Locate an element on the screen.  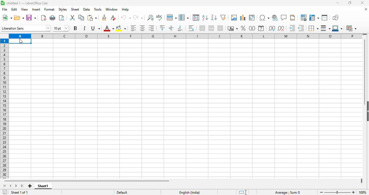
vertical scroll bar is located at coordinates (365, 69).